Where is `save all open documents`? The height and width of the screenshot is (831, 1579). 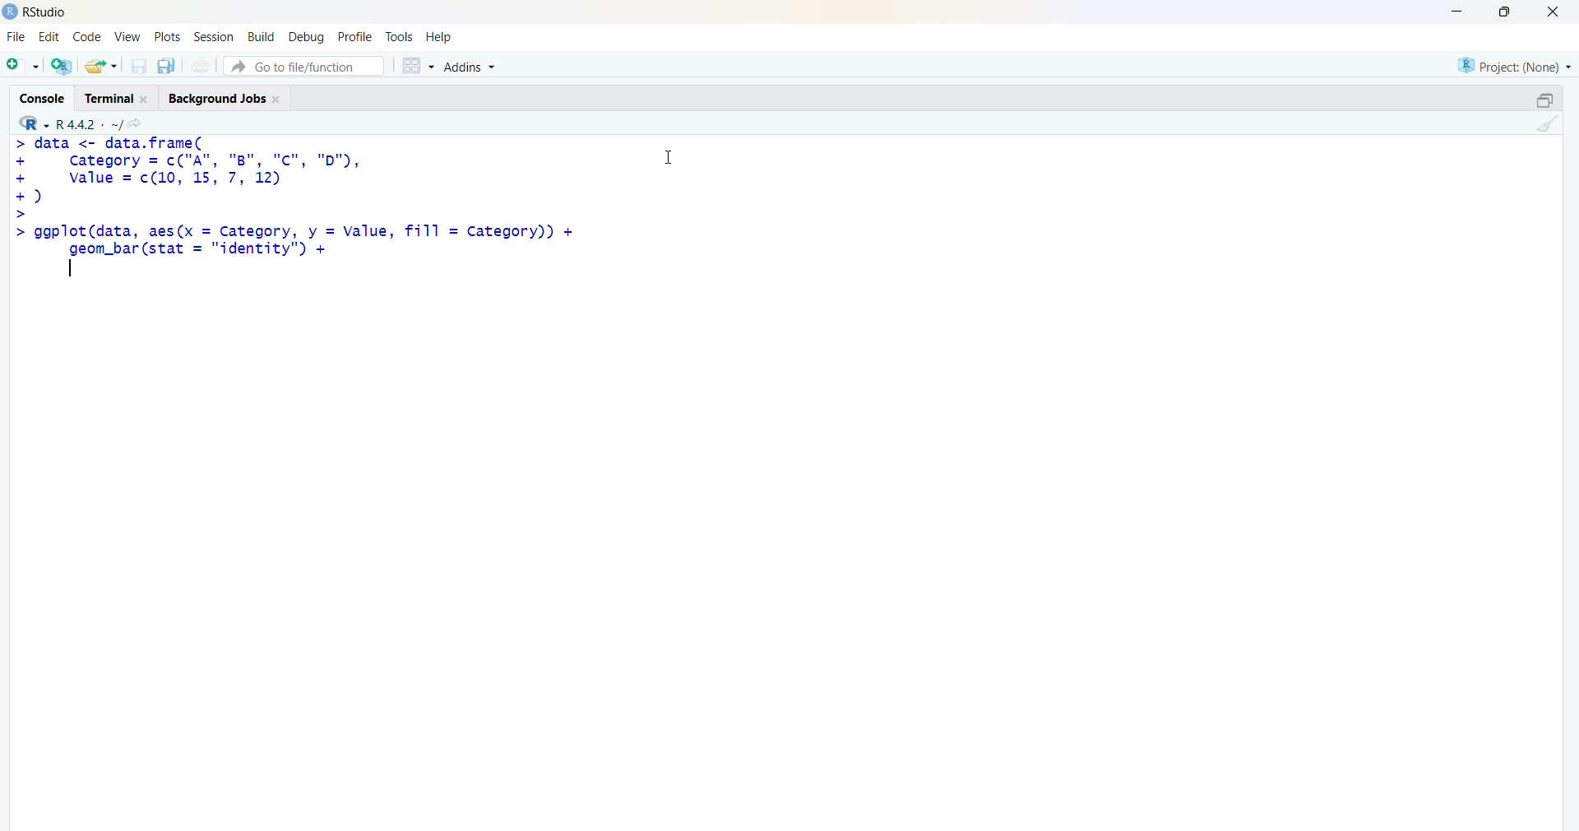 save all open documents is located at coordinates (165, 66).